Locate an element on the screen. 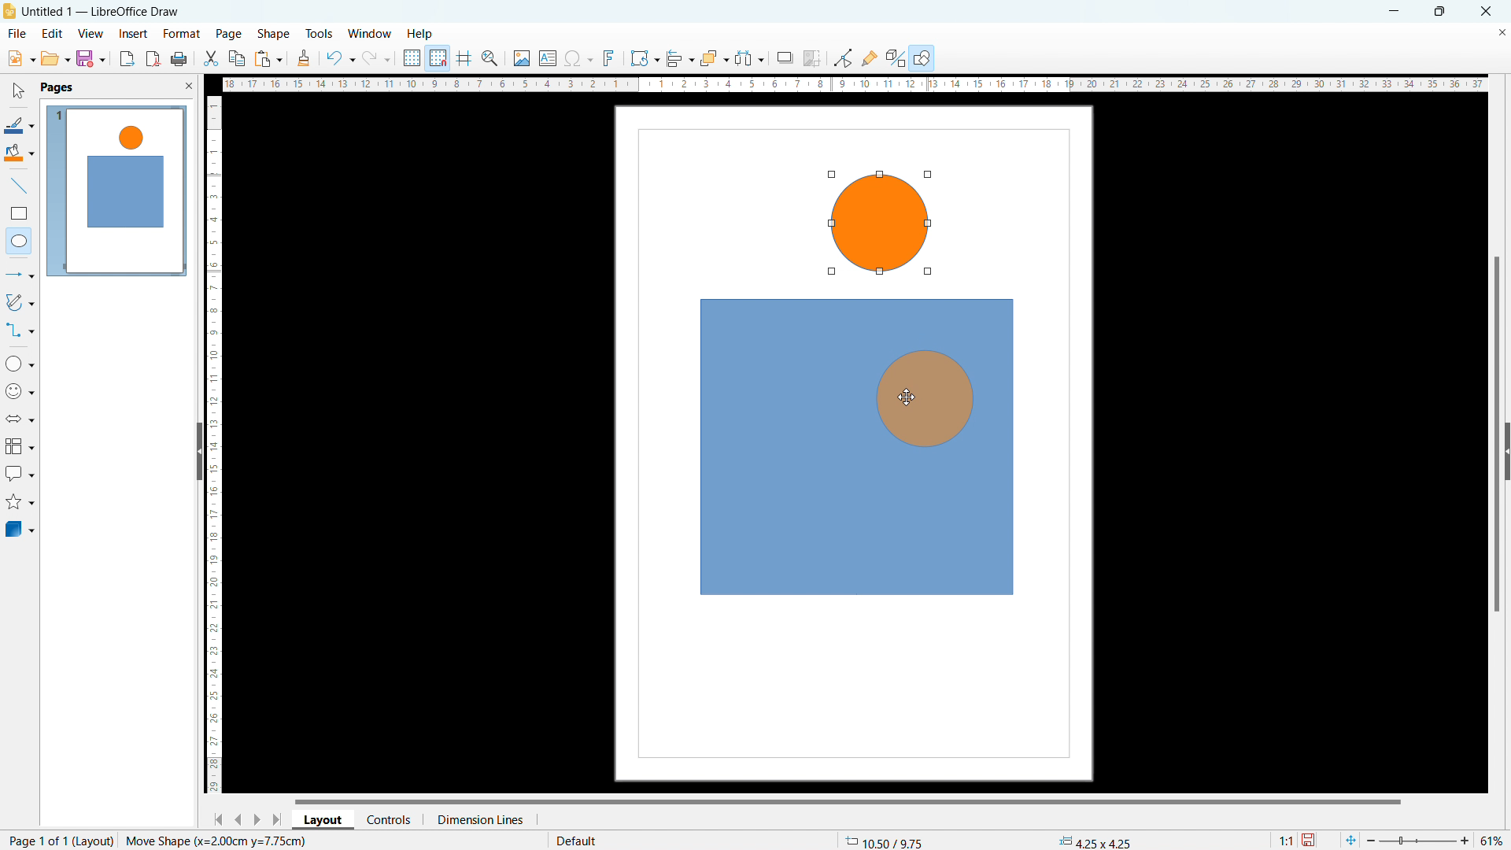 The width and height of the screenshot is (1511, 850). tools is located at coordinates (320, 33).